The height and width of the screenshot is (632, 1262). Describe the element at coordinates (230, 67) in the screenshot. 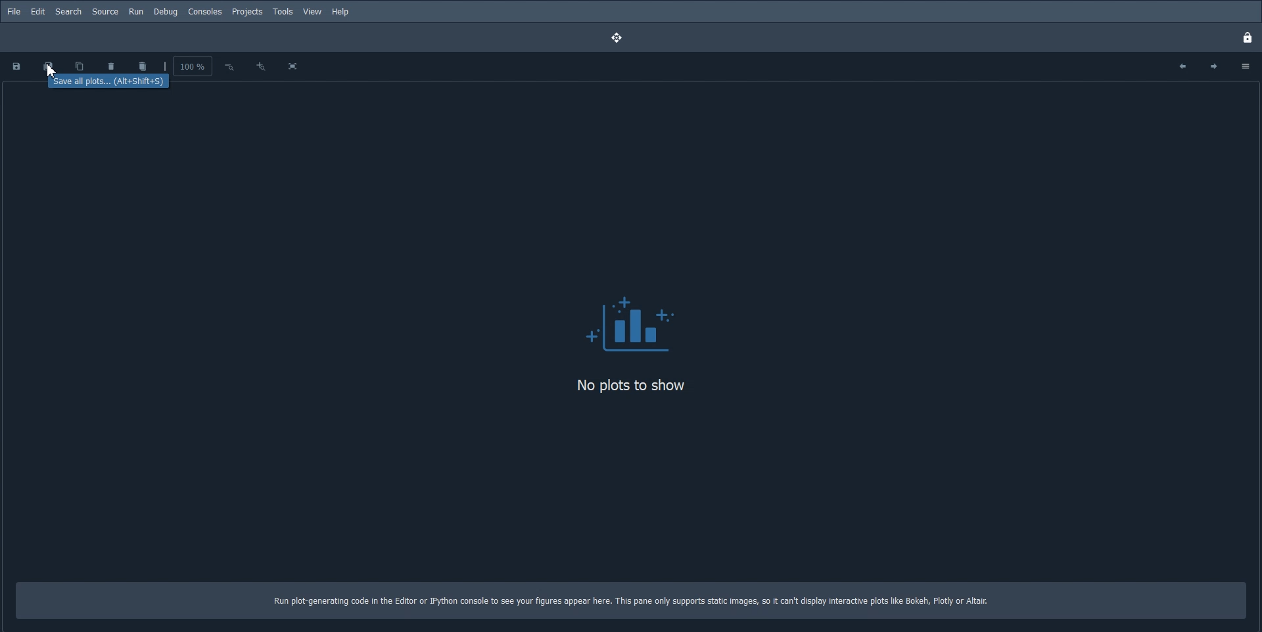

I see `Zoom out` at that location.